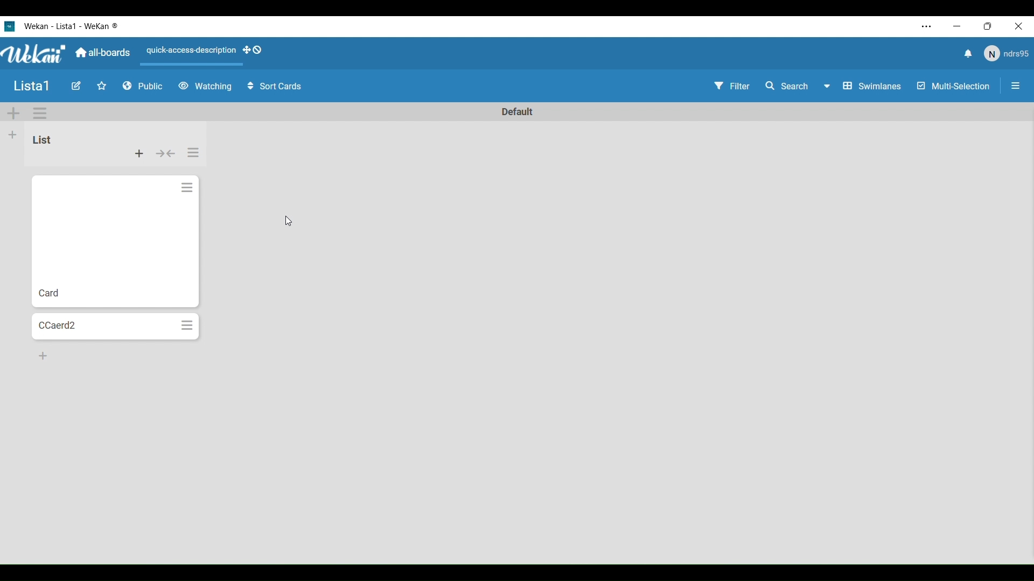 The width and height of the screenshot is (1034, 581). I want to click on Filter, so click(731, 88).